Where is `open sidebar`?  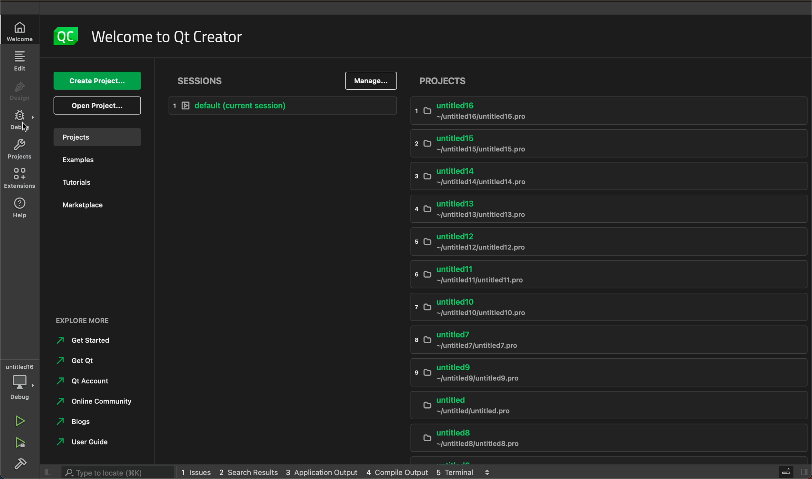 open sidebar is located at coordinates (792, 470).